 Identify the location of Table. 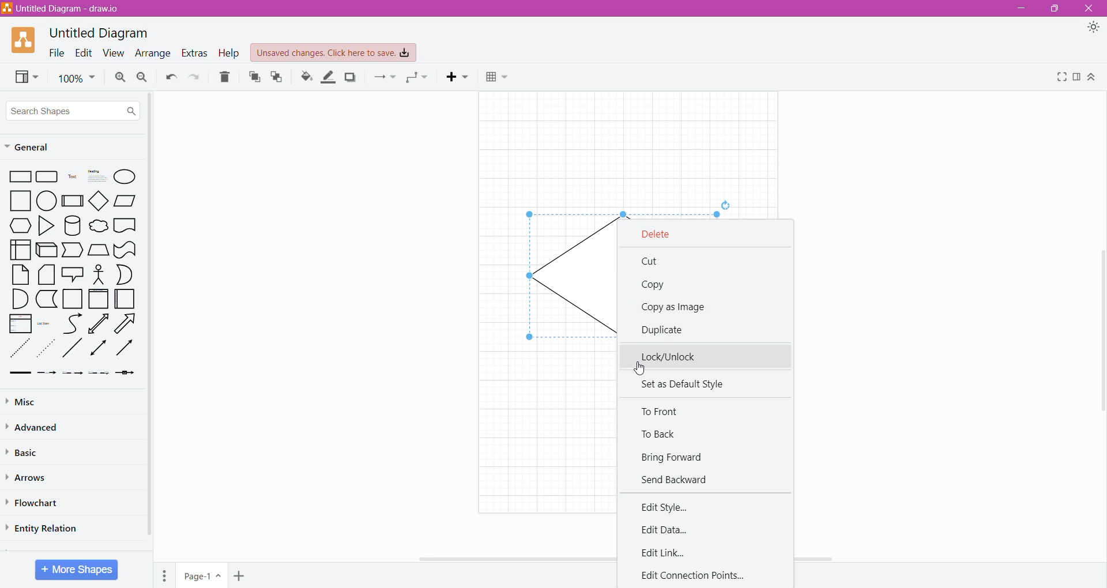
(498, 77).